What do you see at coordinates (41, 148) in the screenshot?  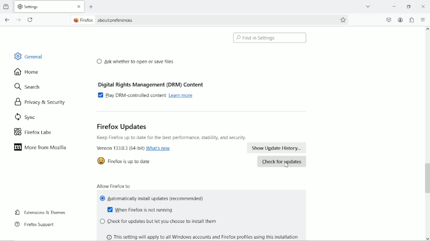 I see `more from mozilla` at bounding box center [41, 148].